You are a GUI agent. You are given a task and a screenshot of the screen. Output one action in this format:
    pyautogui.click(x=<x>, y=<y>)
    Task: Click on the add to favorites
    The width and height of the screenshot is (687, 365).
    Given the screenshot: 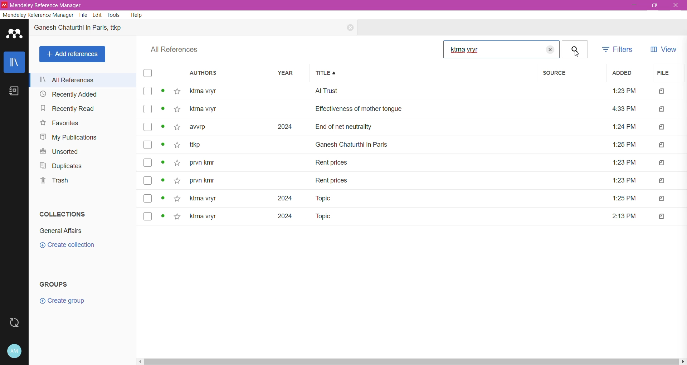 What is the action you would take?
    pyautogui.click(x=178, y=127)
    